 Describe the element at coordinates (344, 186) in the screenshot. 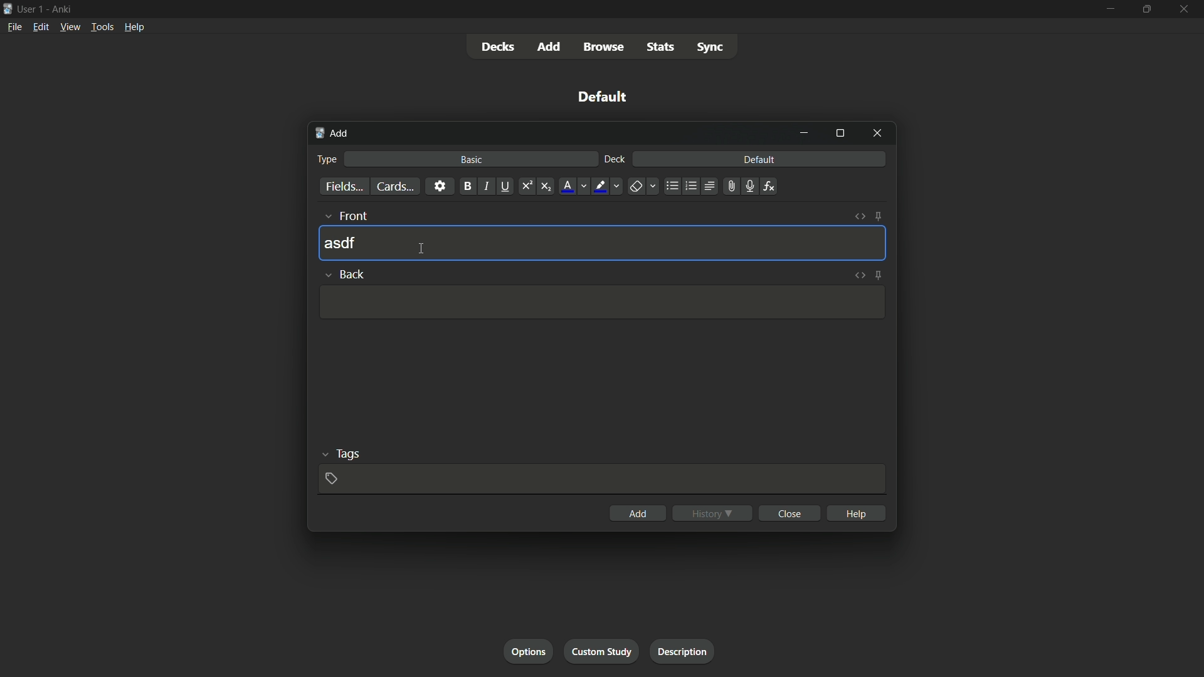

I see `fields` at that location.